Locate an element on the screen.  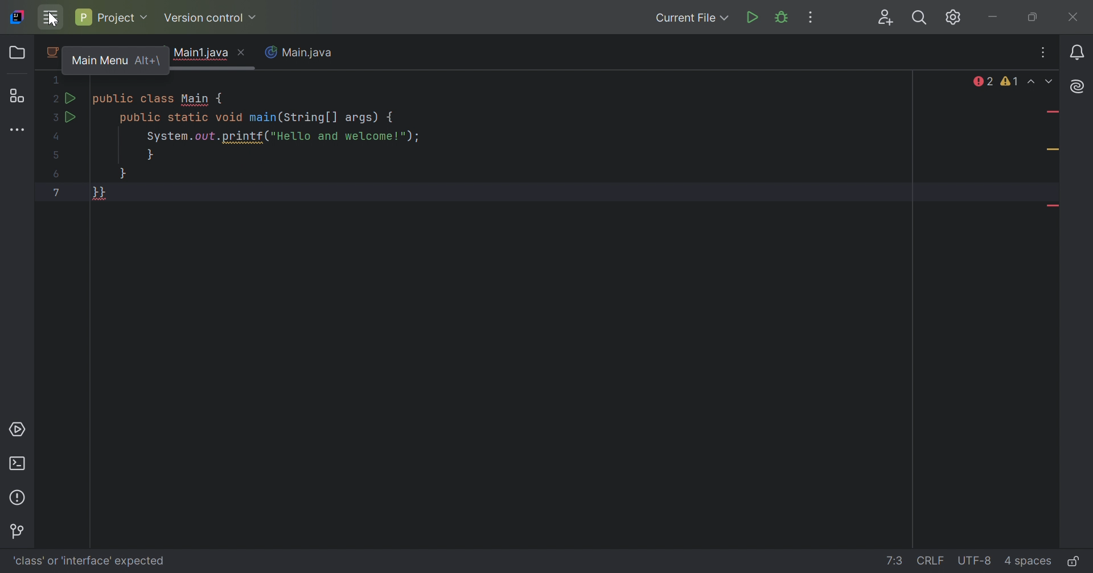
Close is located at coordinates (243, 52).